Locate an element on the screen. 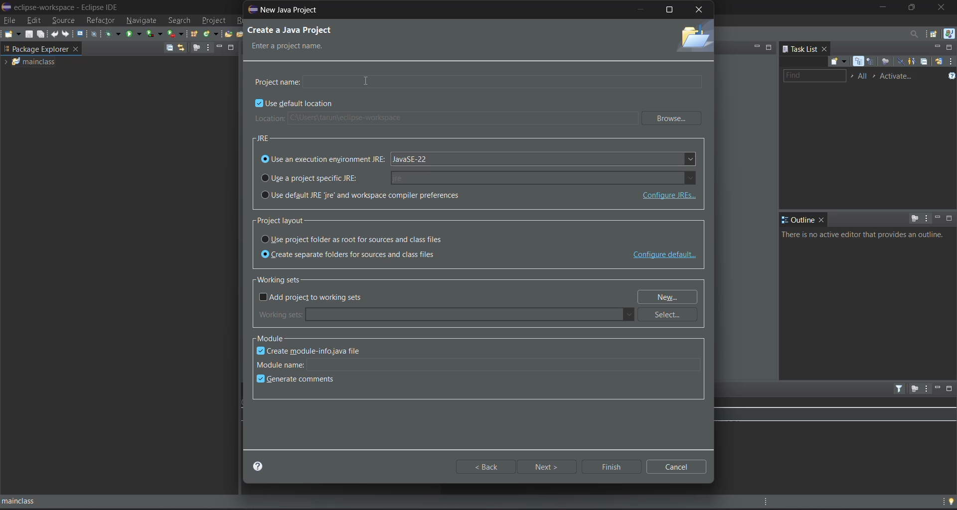  folder is located at coordinates (693, 38).